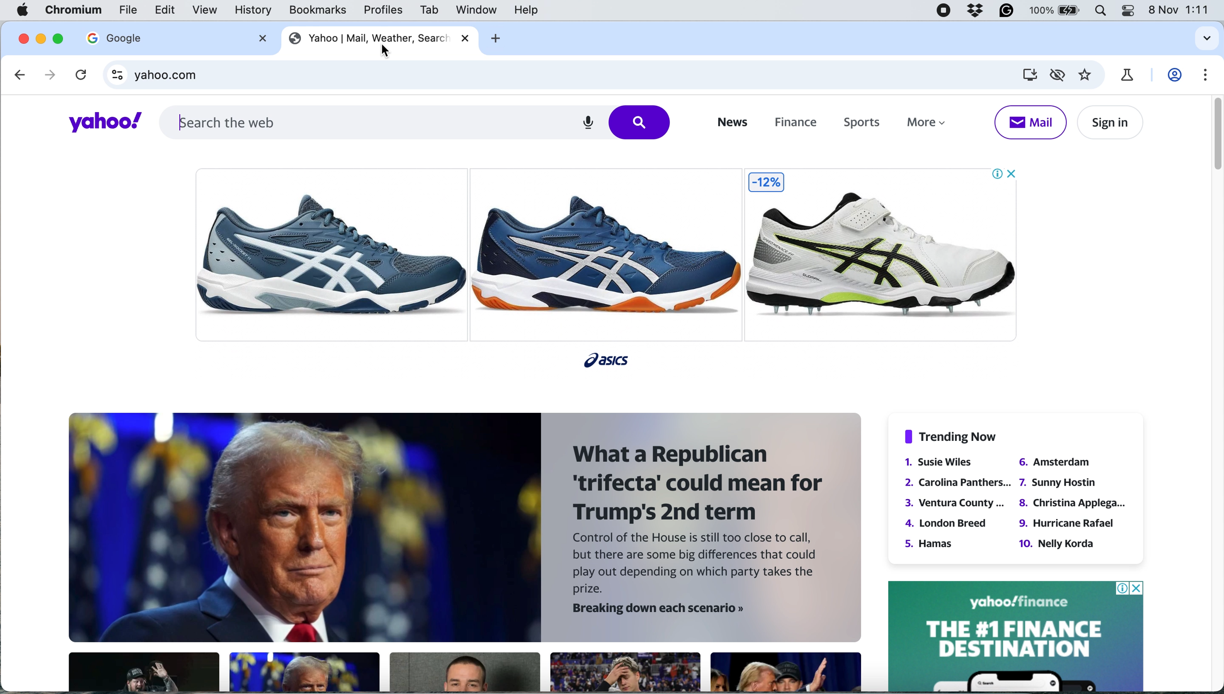 This screenshot has height=694, width=1224. What do you see at coordinates (1101, 12) in the screenshot?
I see `spotlight search` at bounding box center [1101, 12].